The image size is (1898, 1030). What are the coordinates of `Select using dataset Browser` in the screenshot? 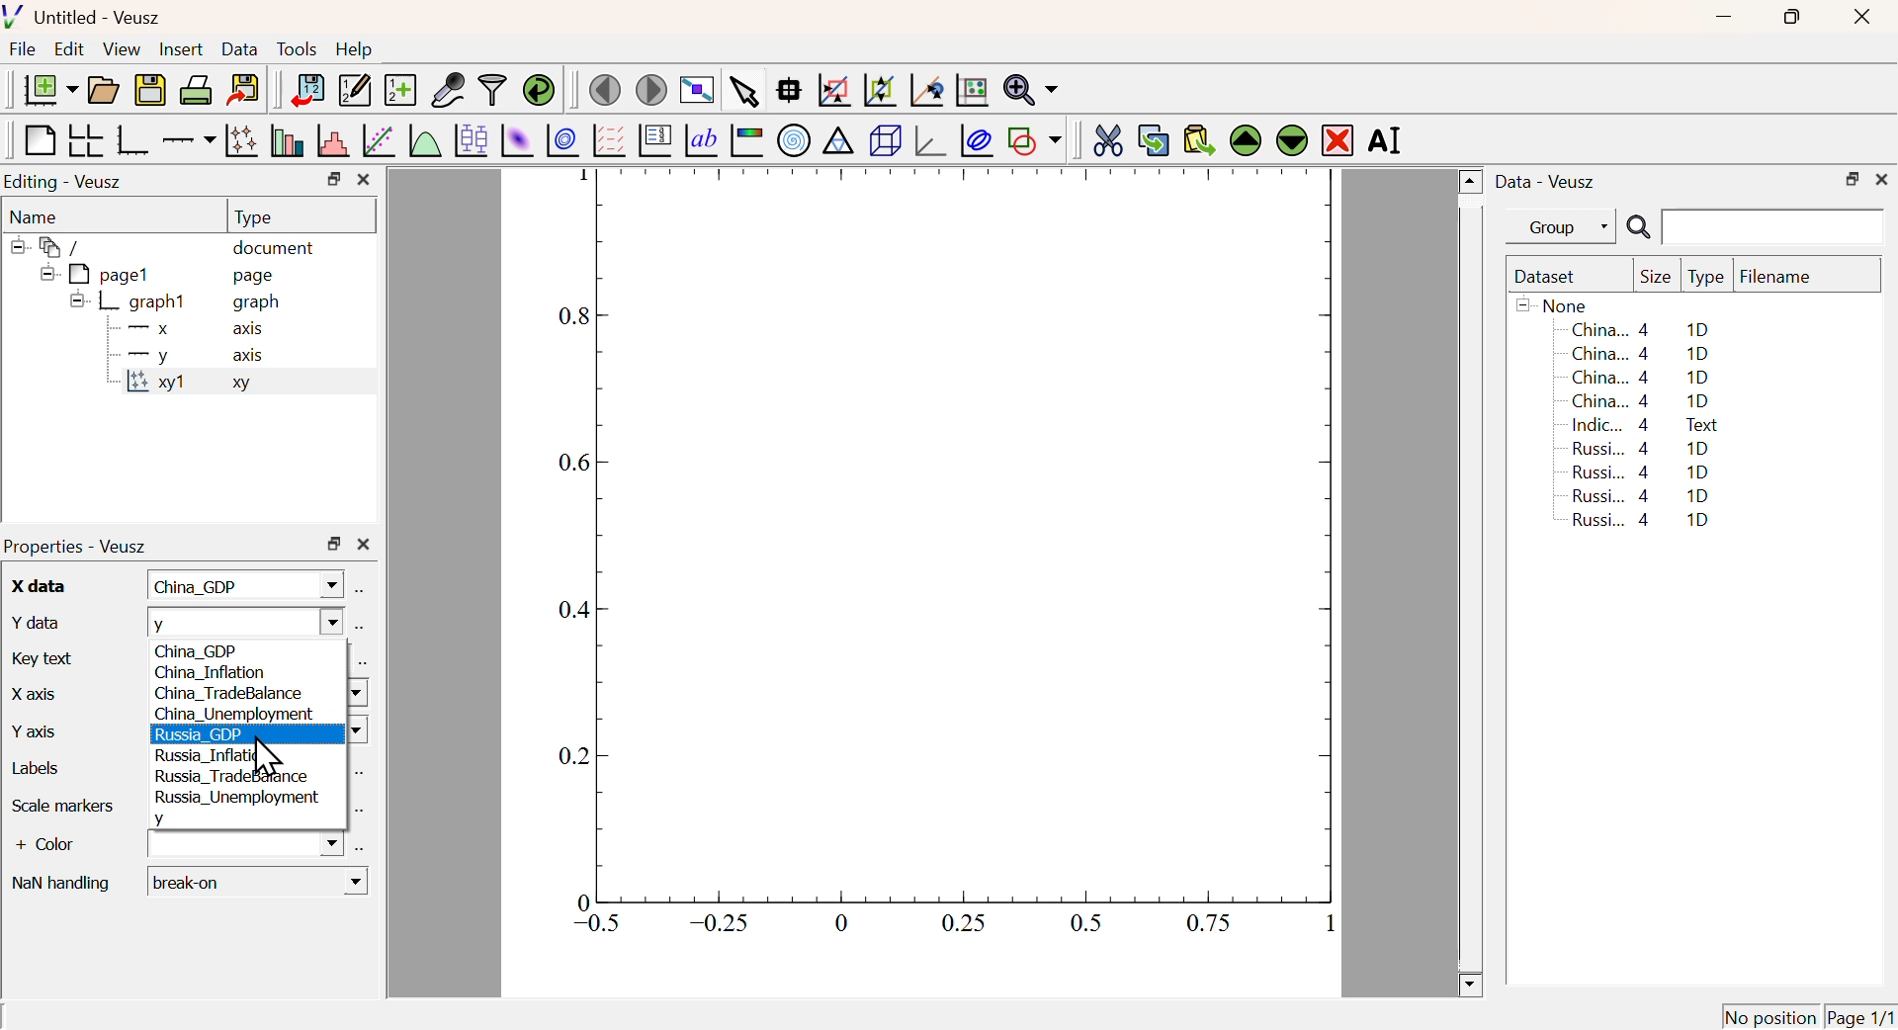 It's located at (358, 774).